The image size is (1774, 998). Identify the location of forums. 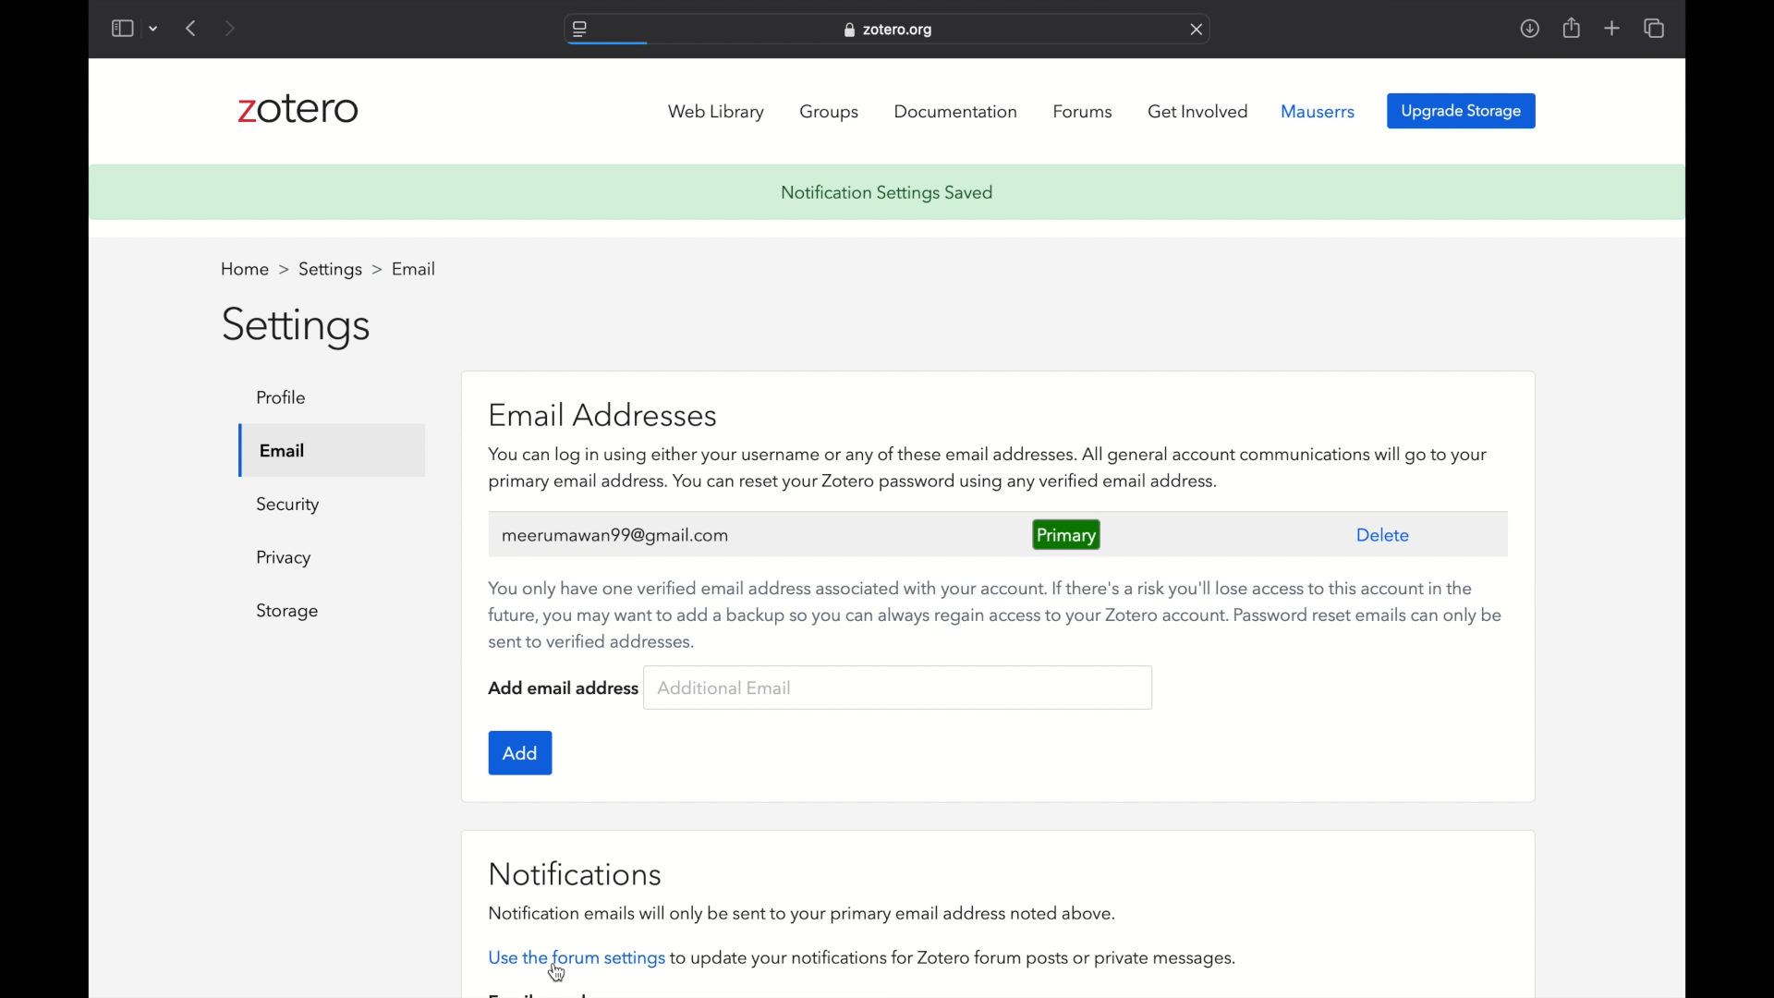
(1085, 112).